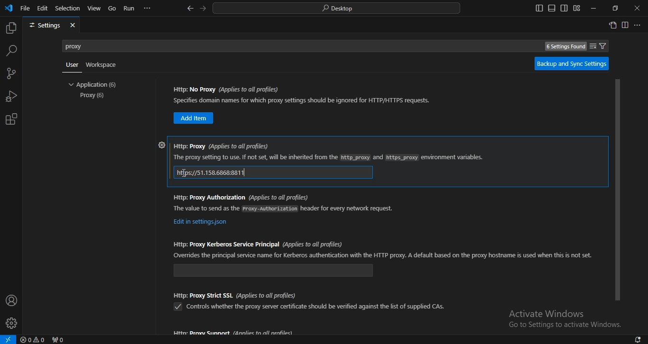 The image size is (648, 344). I want to click on filter settings, so click(605, 46).